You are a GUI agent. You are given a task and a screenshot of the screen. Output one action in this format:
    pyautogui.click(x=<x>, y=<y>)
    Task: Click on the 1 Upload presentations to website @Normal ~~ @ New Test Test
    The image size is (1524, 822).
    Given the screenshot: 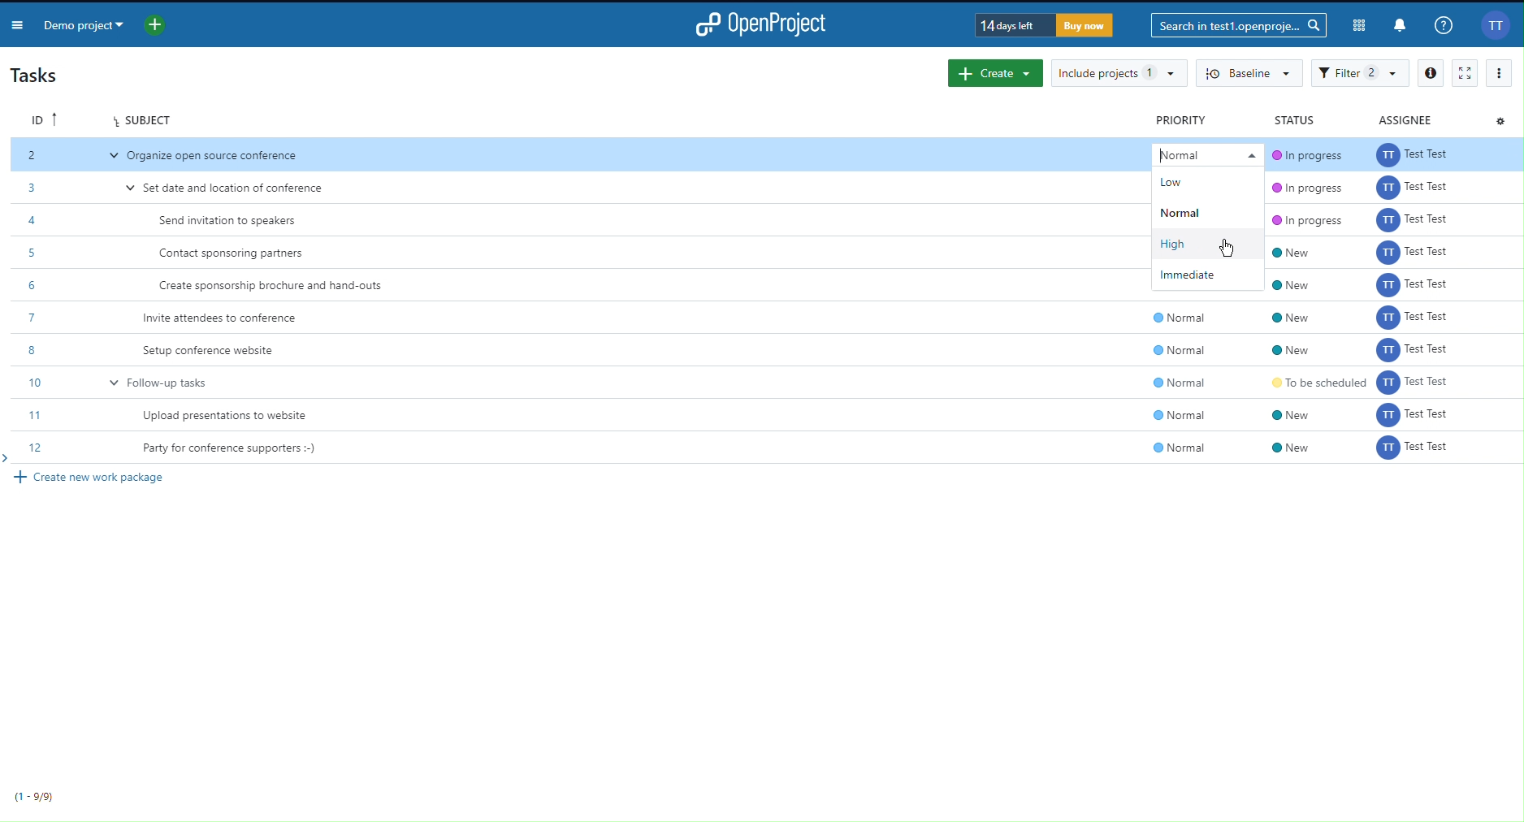 What is the action you would take?
    pyautogui.click(x=773, y=412)
    